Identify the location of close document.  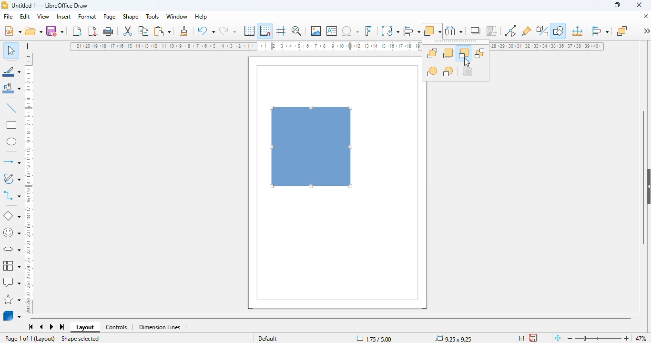
(645, 16).